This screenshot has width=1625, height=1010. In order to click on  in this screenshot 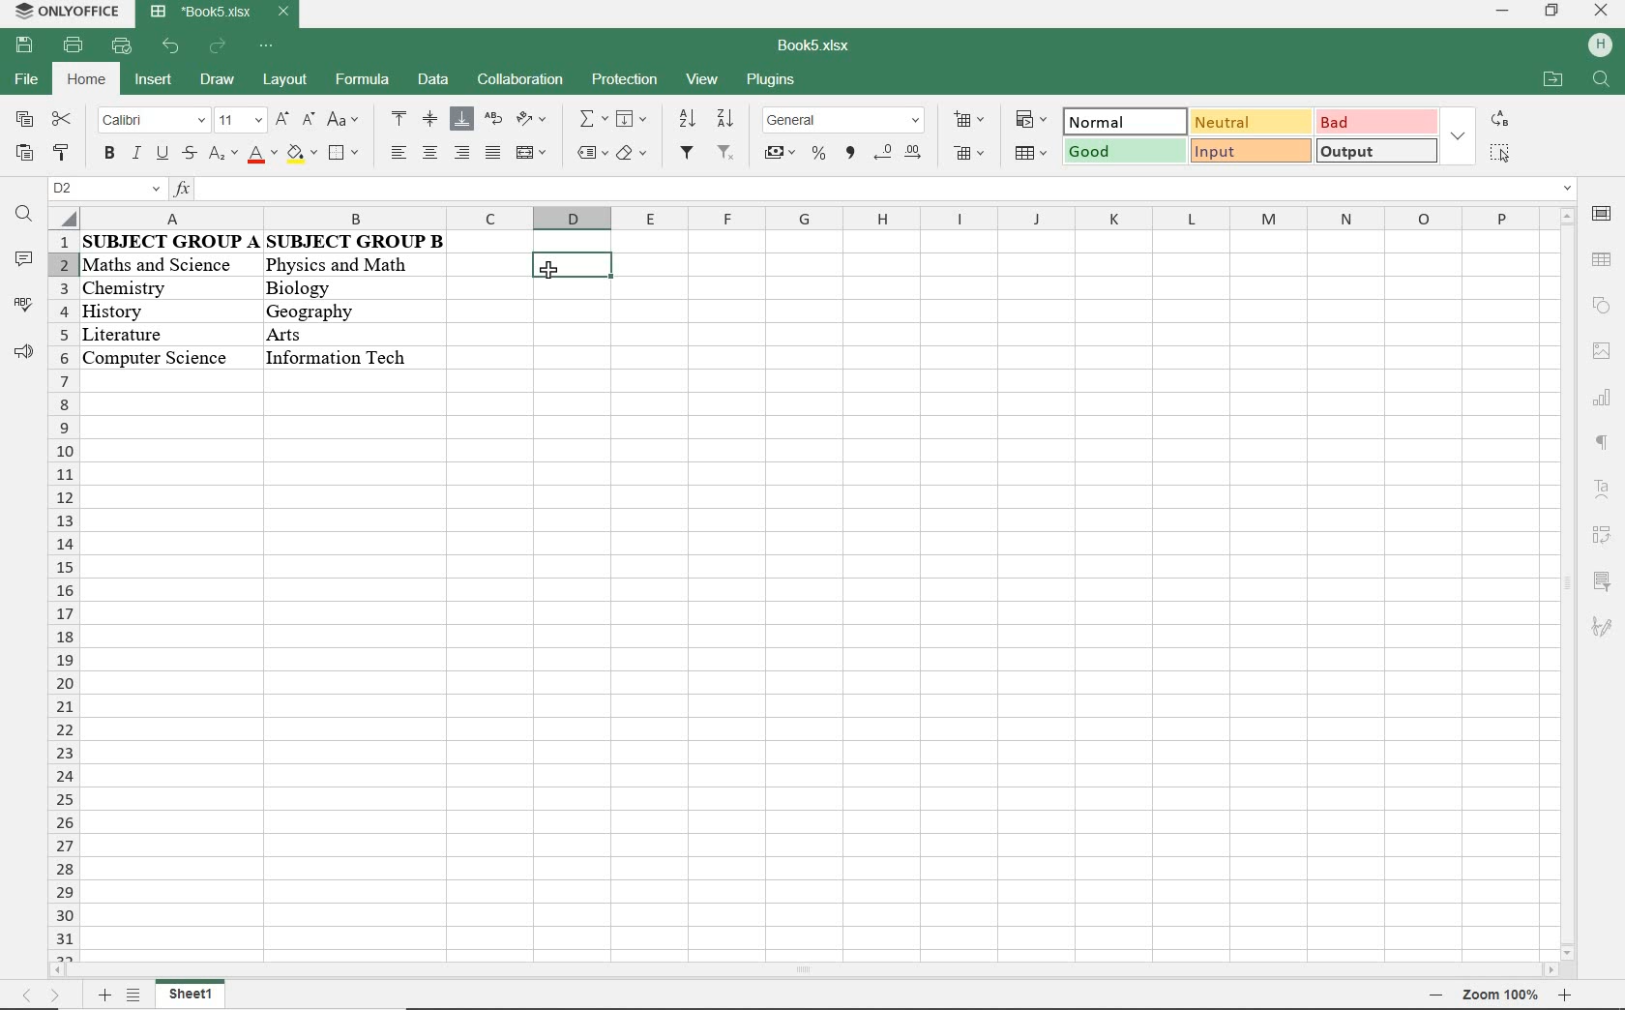, I will do `click(340, 357)`.